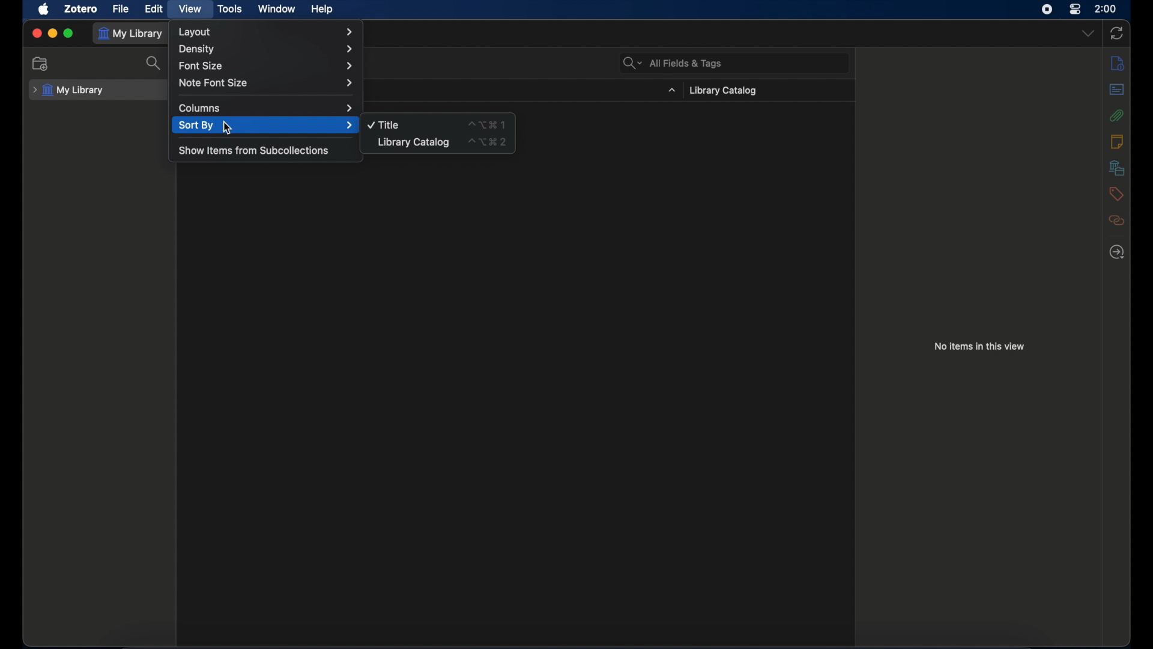  I want to click on my library, so click(68, 91).